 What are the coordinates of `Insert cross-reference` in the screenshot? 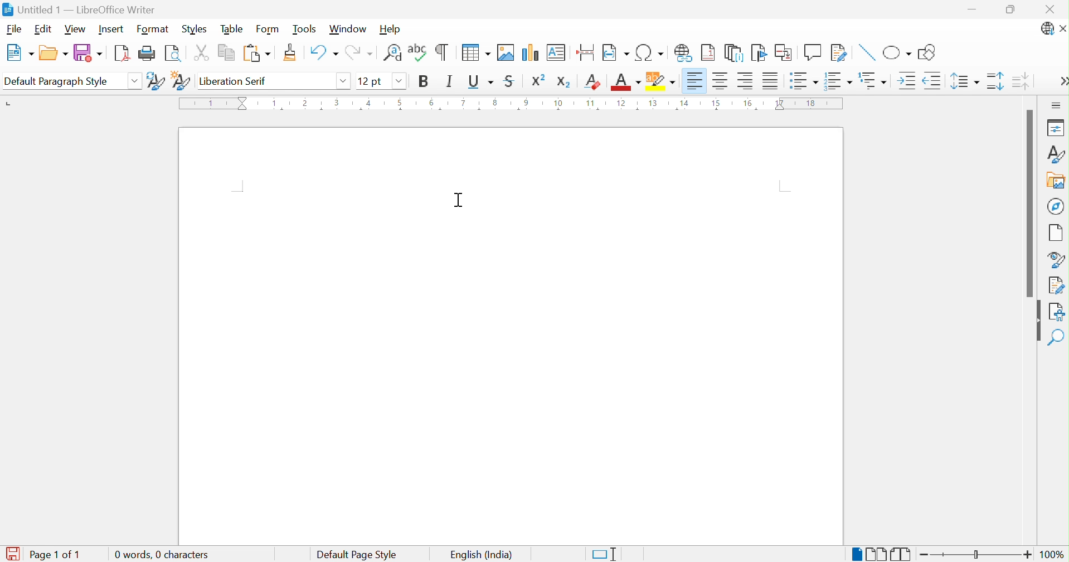 It's located at (784, 54).